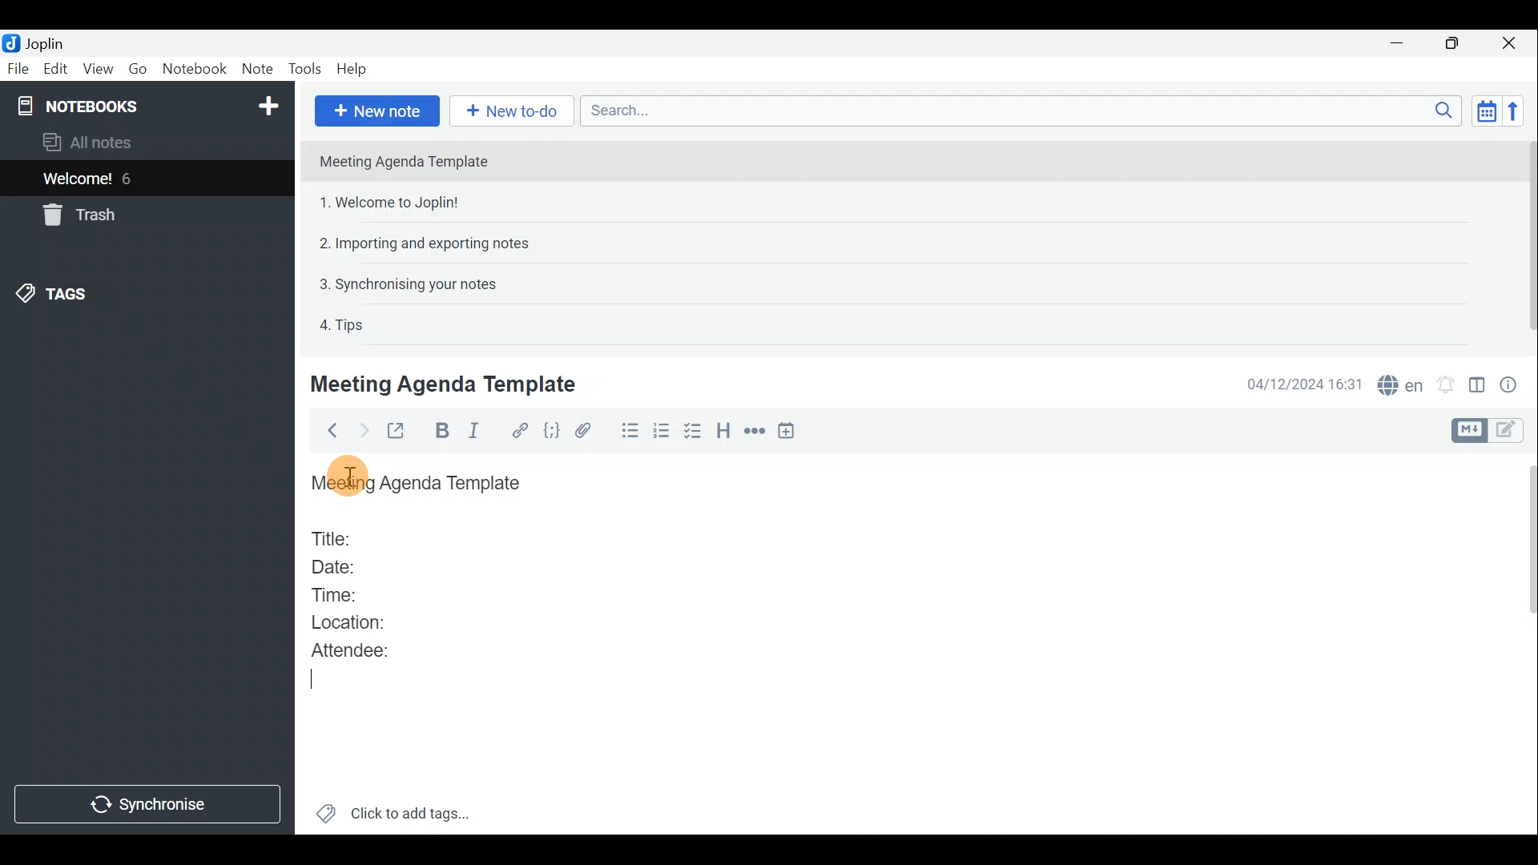  Describe the element at coordinates (521, 430) in the screenshot. I see `Hyperlink` at that location.